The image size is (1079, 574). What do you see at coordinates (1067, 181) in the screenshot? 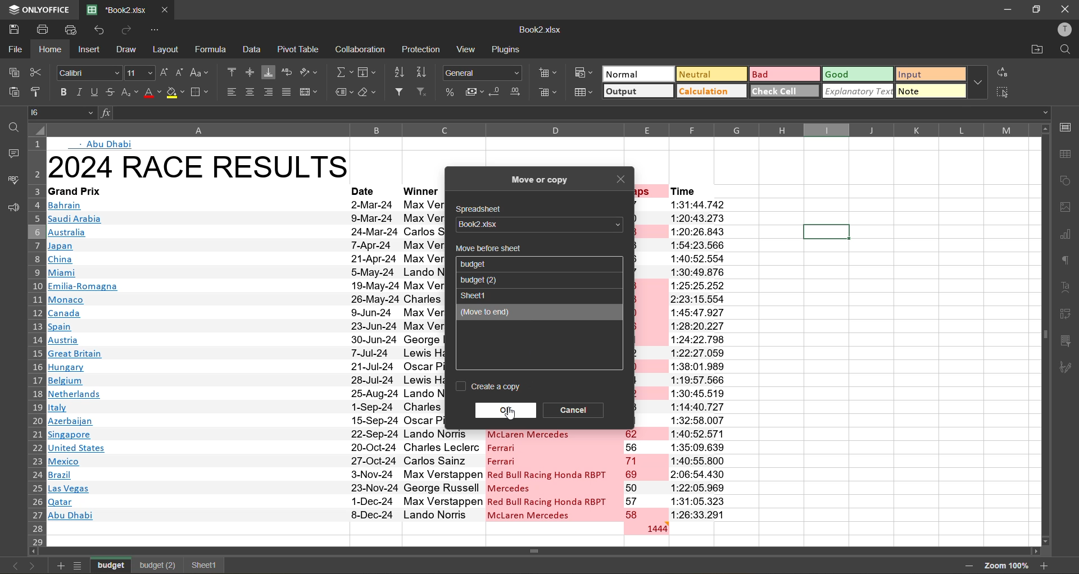
I see `shapes` at bounding box center [1067, 181].